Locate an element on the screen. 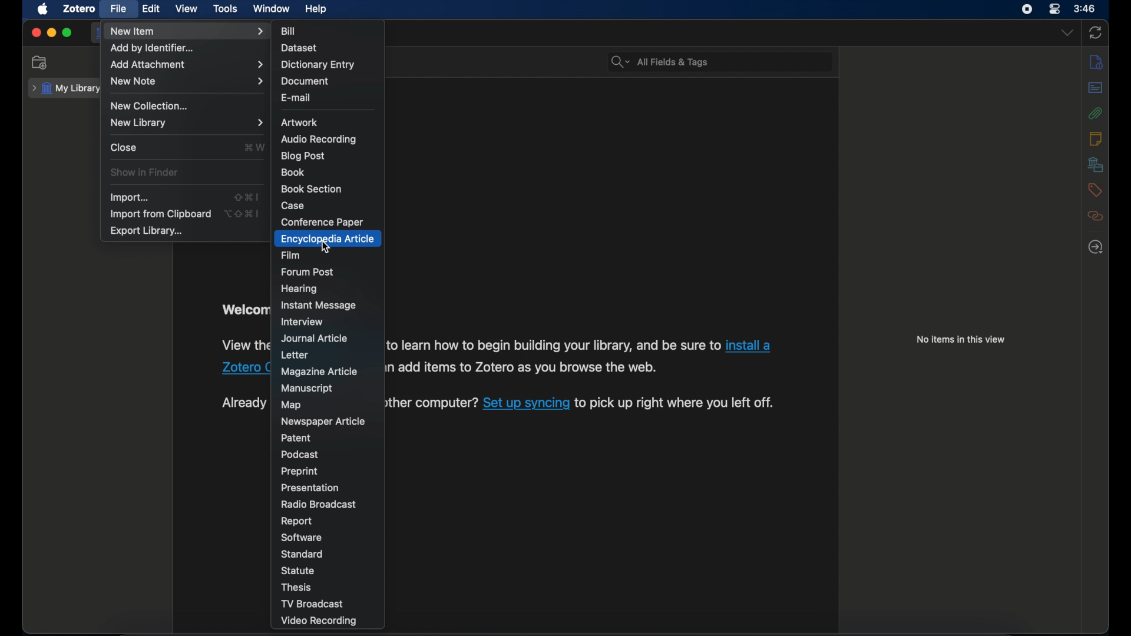 The height and width of the screenshot is (636, 1131). conference paper is located at coordinates (322, 223).